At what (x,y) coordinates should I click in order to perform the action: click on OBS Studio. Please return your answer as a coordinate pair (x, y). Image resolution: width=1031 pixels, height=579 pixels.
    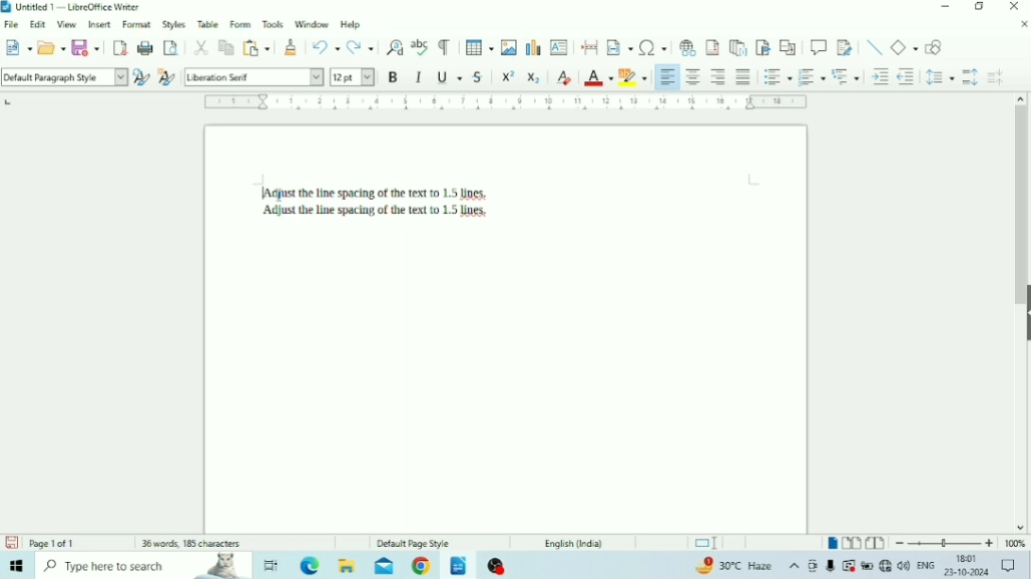
    Looking at the image, I should click on (498, 566).